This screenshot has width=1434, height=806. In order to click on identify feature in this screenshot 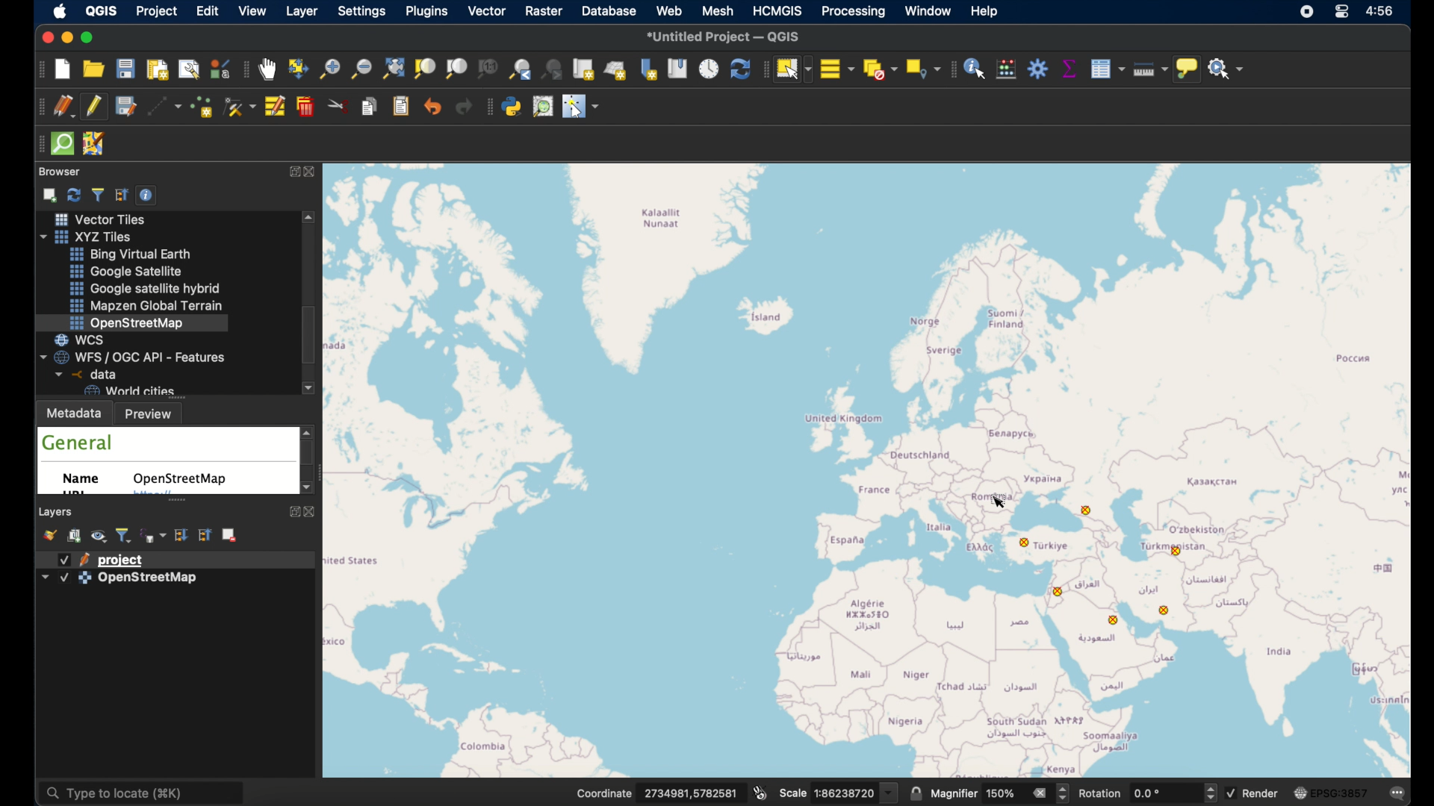, I will do `click(975, 69)`.